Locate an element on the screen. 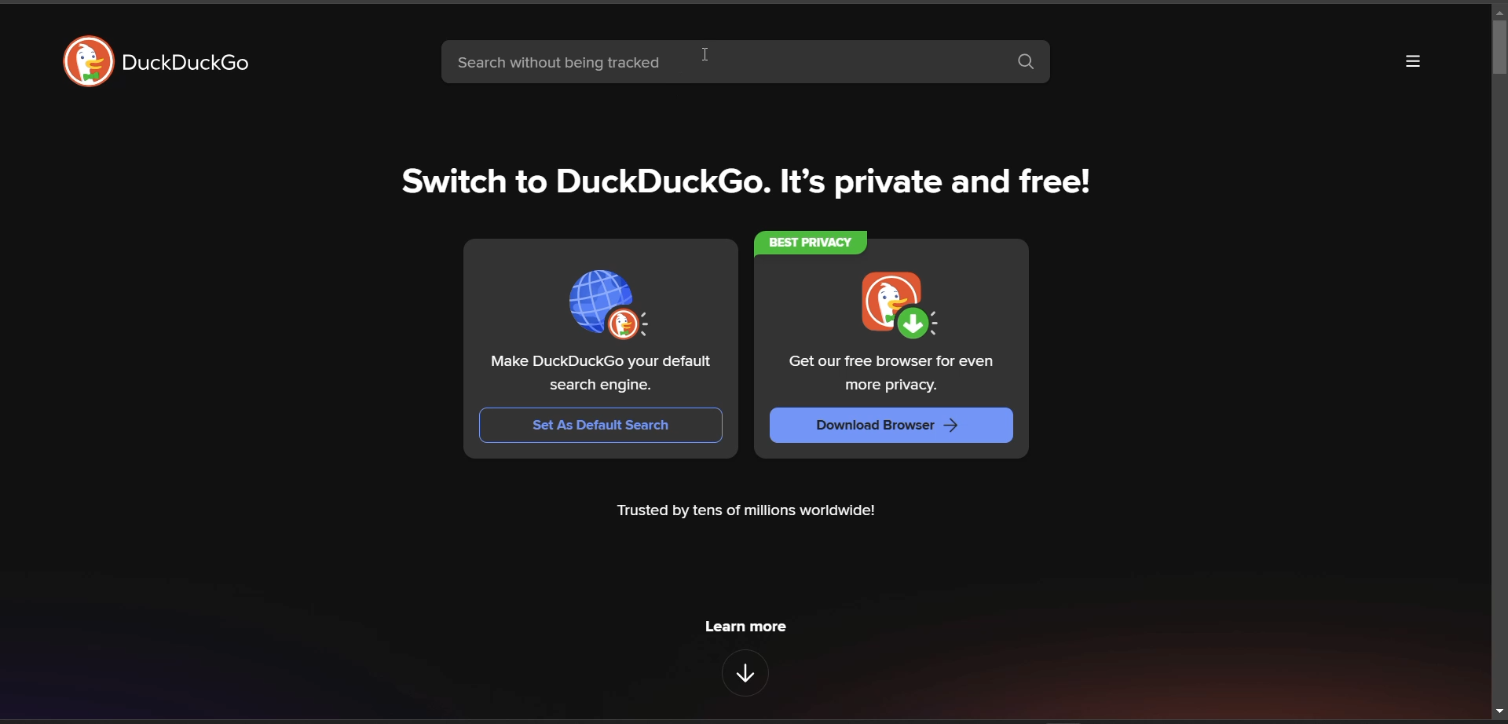 This screenshot has height=724, width=1508. DuckDuckGo is located at coordinates (188, 63).